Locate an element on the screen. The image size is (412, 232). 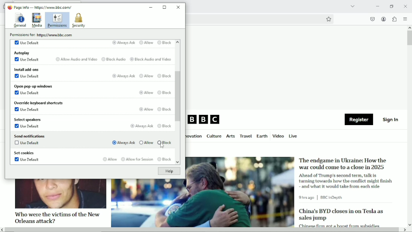
Set cookies is located at coordinates (24, 153).